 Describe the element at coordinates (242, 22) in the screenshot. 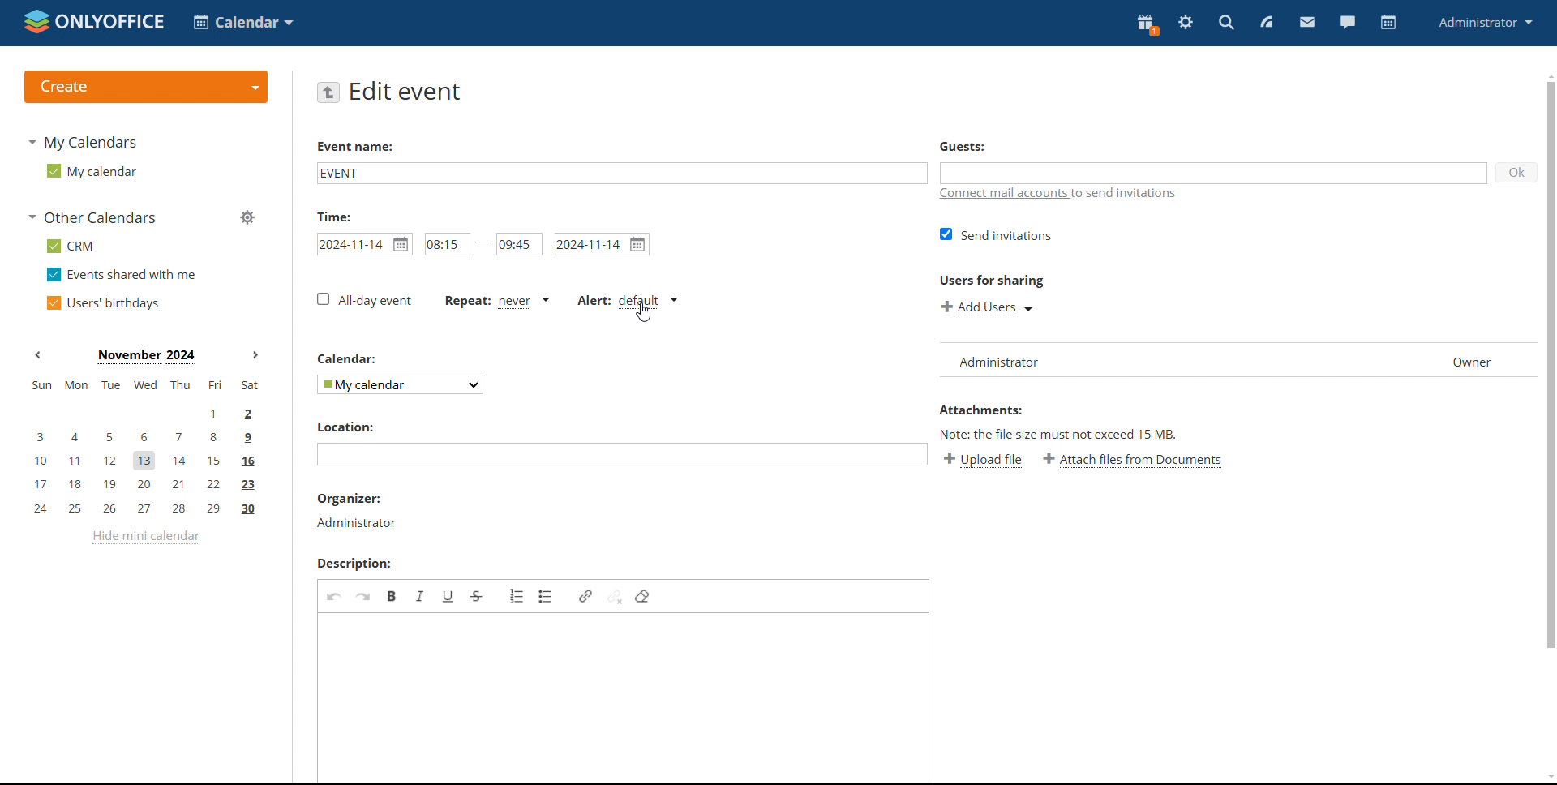

I see `select application` at that location.